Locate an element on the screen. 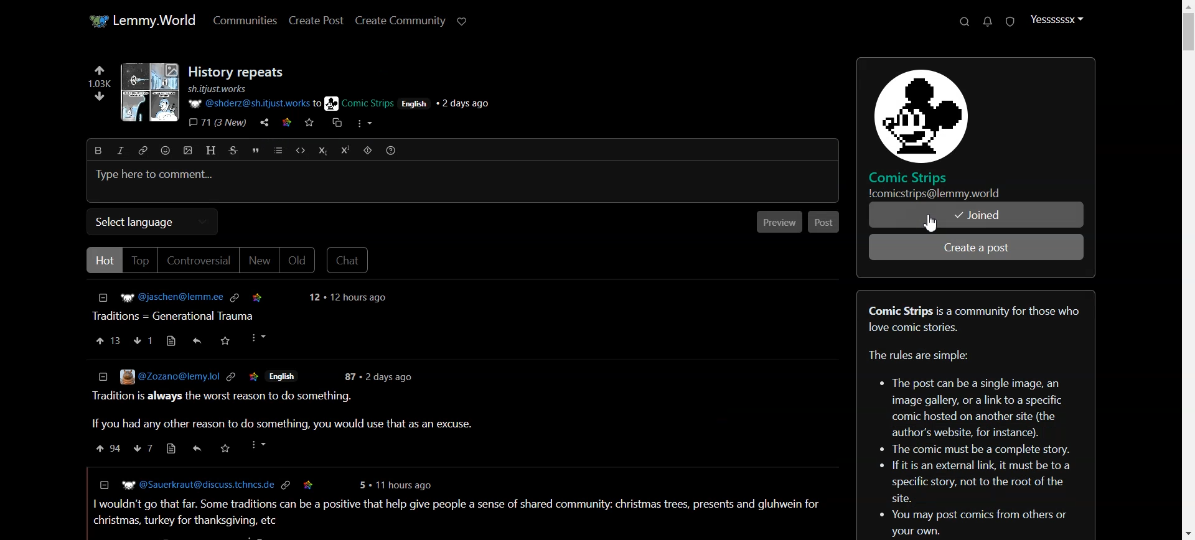  Home page is located at coordinates (141, 21).